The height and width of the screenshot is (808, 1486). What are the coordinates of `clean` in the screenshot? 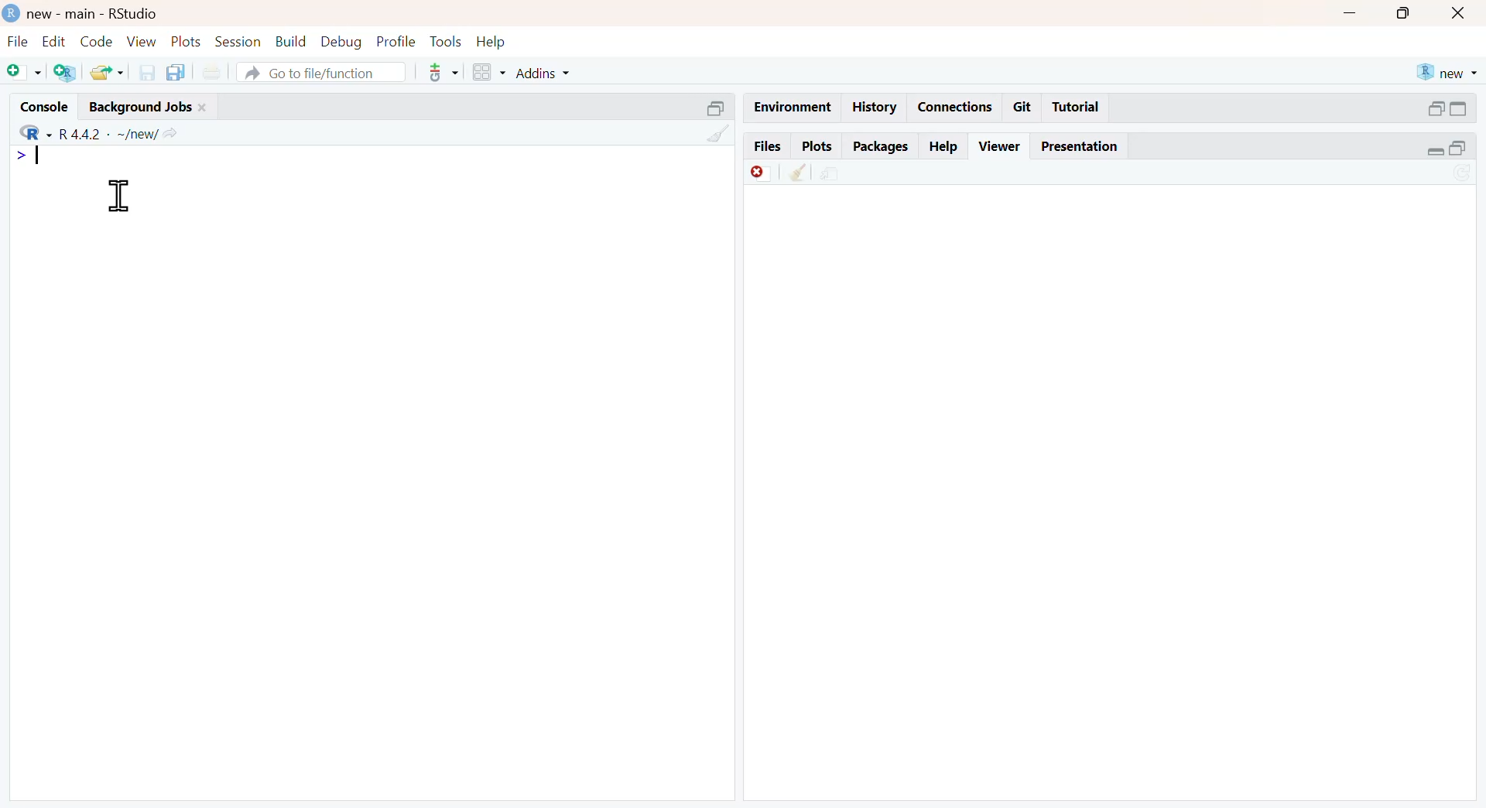 It's located at (721, 134).